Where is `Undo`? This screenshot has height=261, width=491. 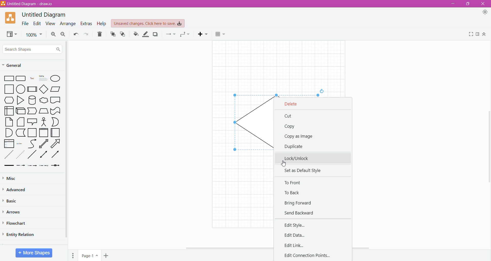
Undo is located at coordinates (76, 34).